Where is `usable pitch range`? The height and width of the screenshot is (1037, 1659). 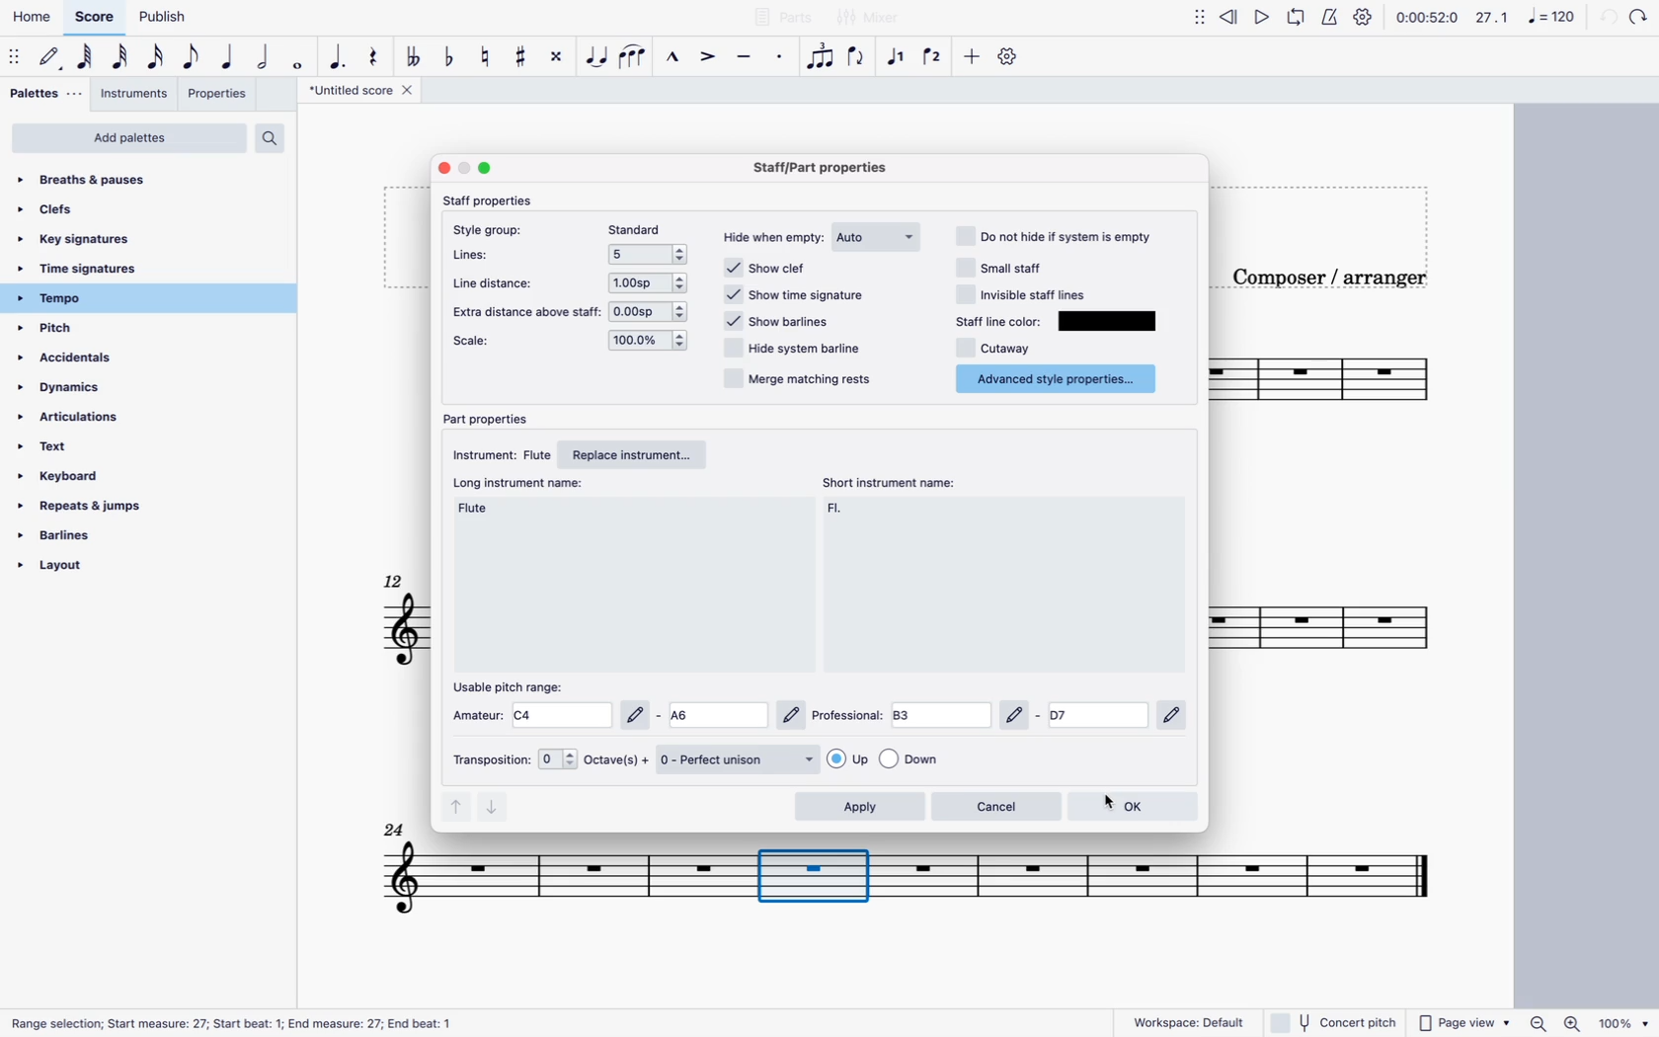 usable pitch range is located at coordinates (513, 683).